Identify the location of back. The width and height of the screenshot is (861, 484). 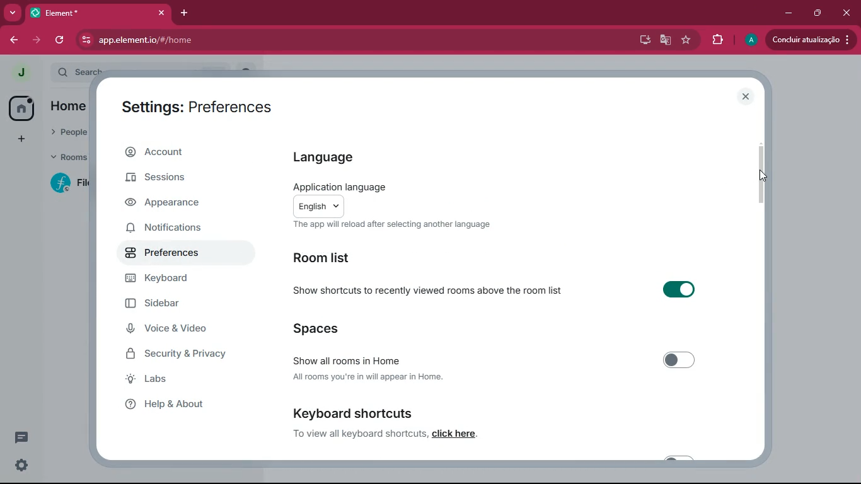
(13, 41).